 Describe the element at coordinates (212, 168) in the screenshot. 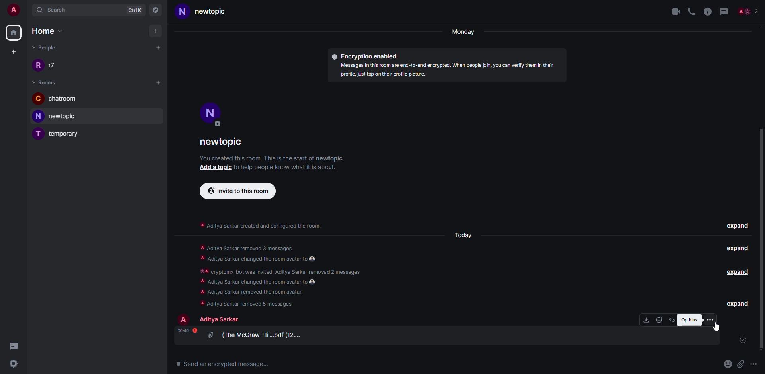

I see `add a topic` at that location.